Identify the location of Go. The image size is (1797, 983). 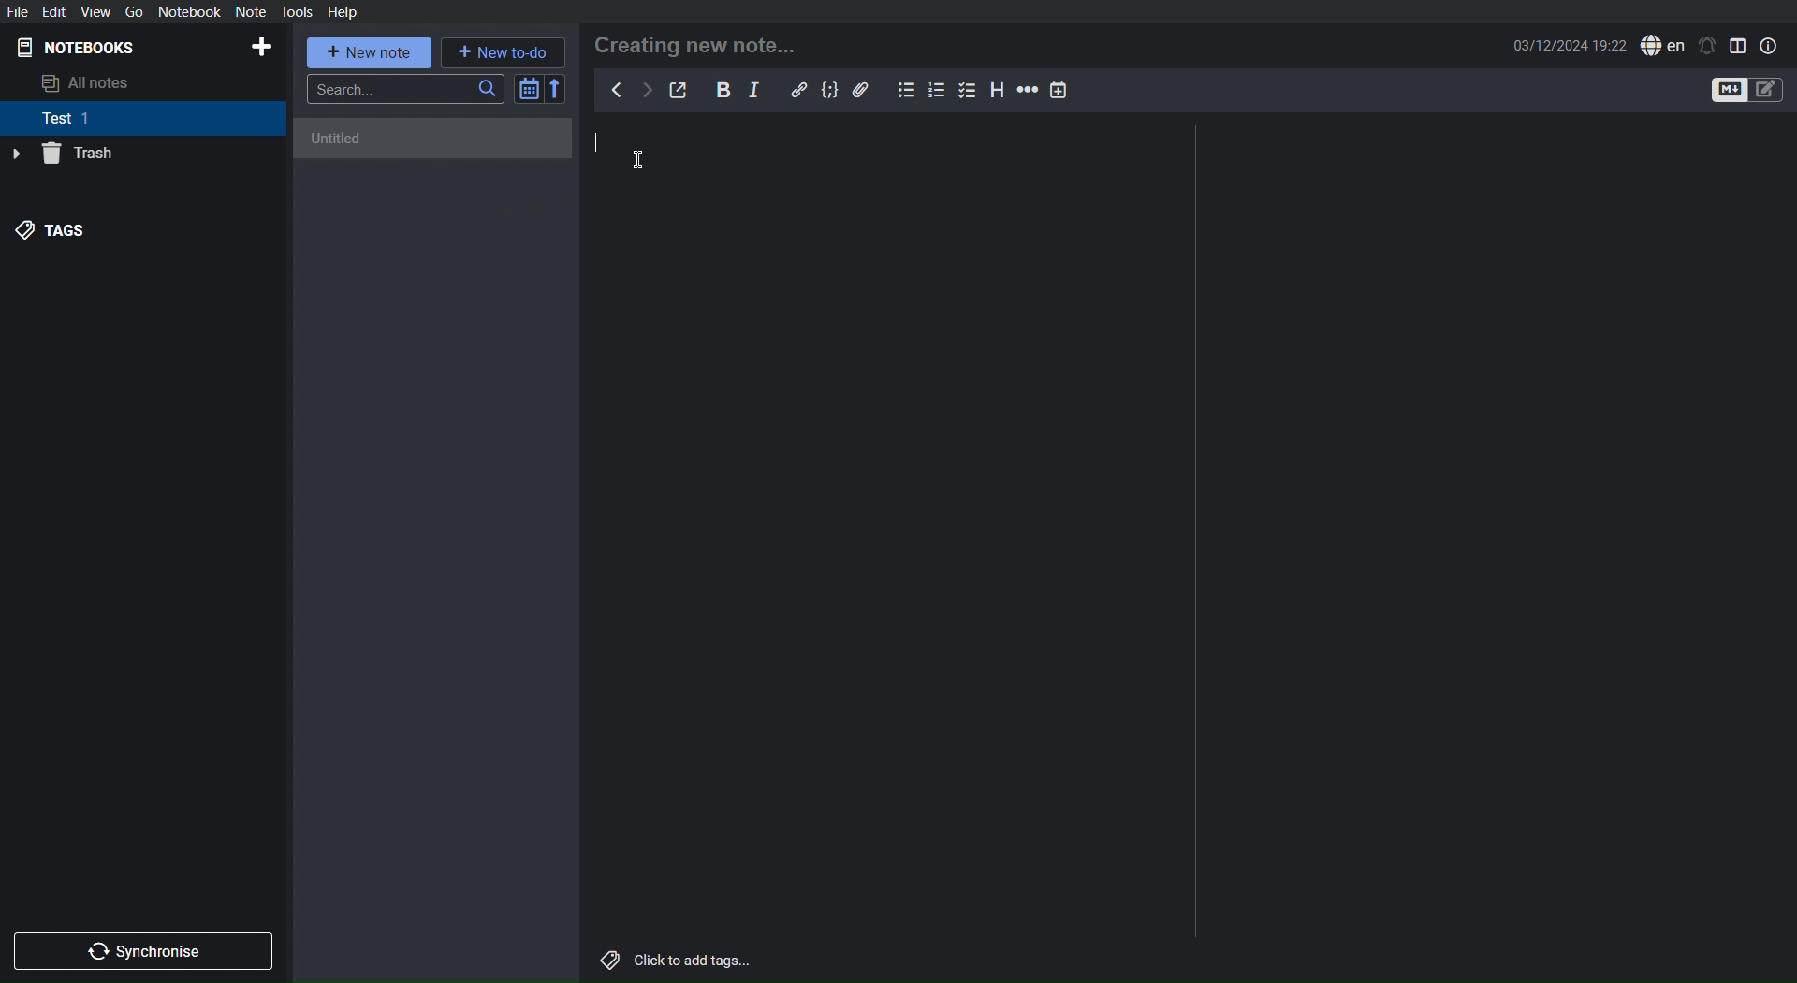
(133, 12).